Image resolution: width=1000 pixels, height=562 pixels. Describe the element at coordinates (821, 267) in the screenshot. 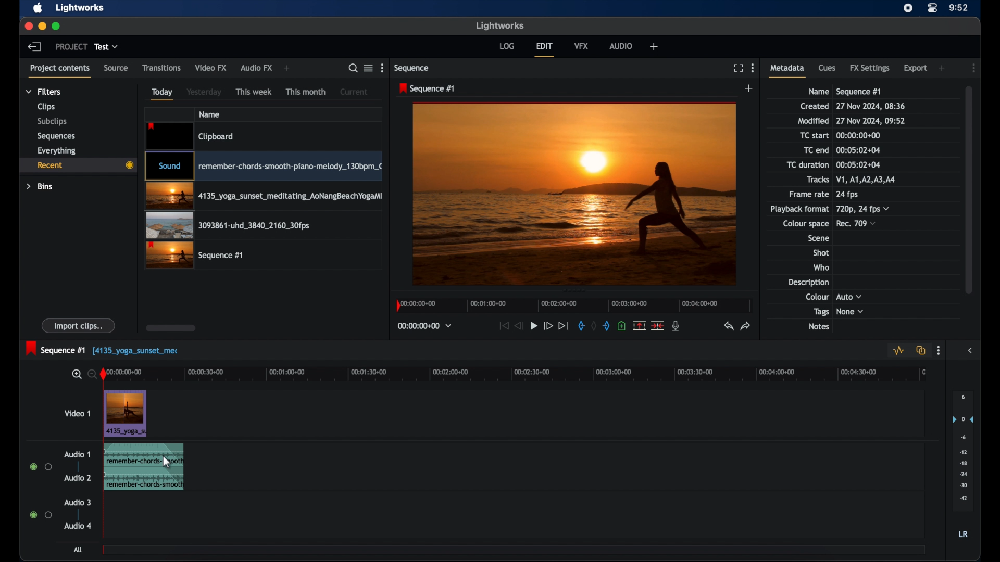

I see `who` at that location.